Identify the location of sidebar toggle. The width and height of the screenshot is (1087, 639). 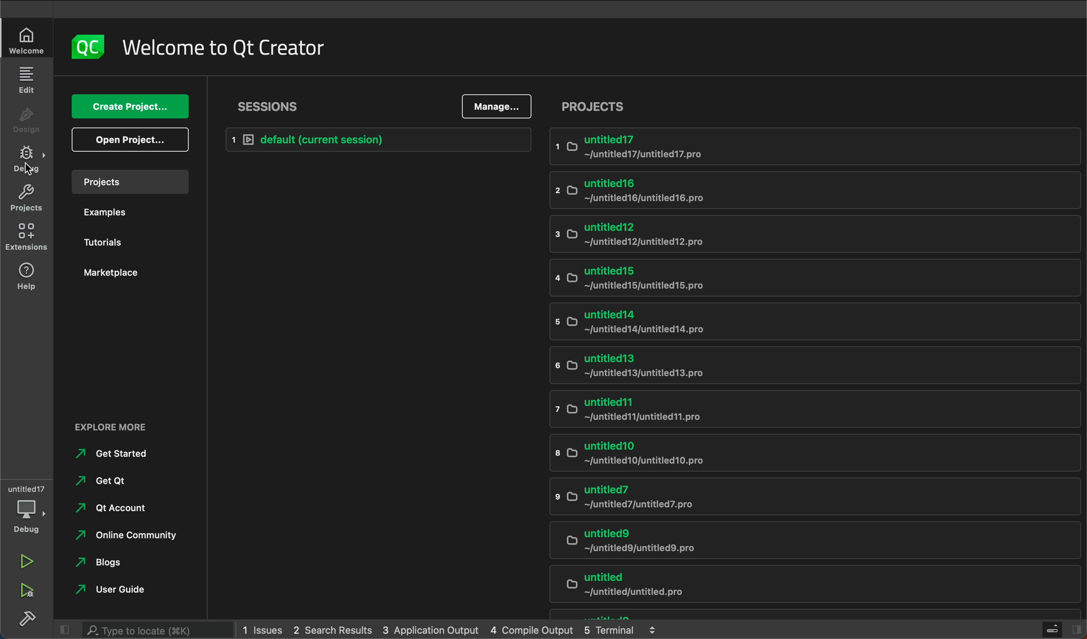
(1063, 630).